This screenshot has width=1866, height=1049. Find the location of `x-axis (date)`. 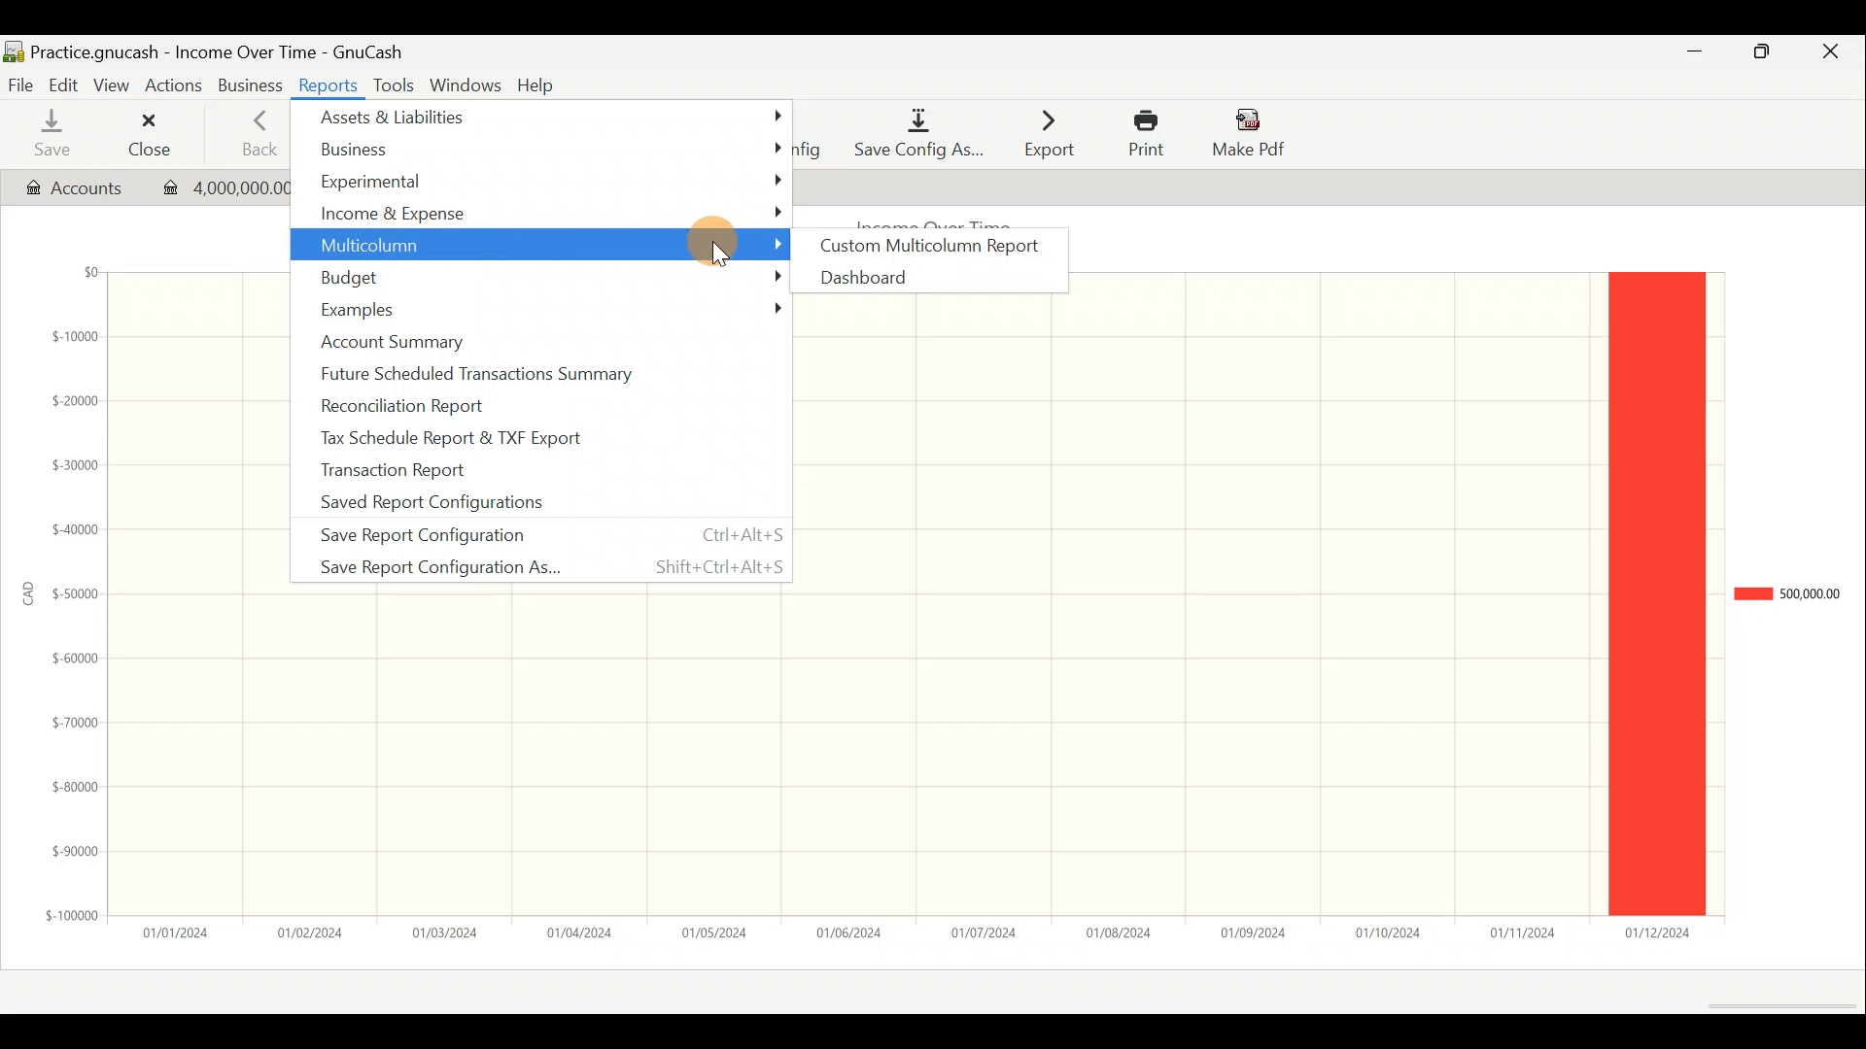

x-axis (date) is located at coordinates (914, 942).